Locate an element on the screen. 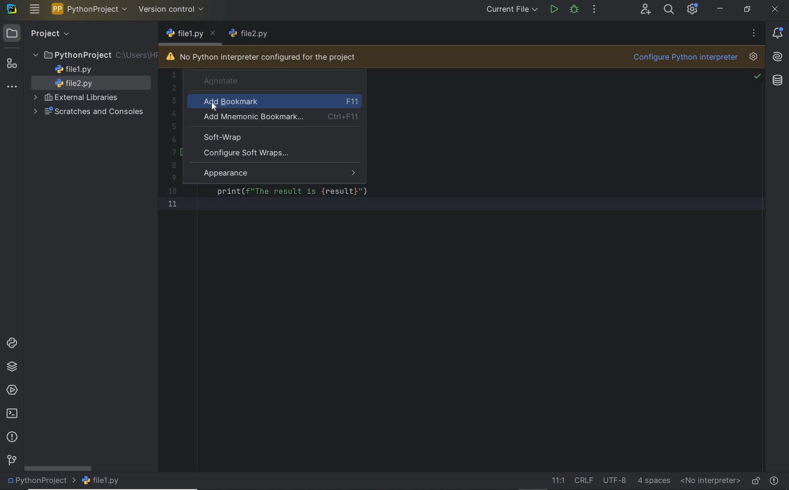  indent is located at coordinates (653, 481).